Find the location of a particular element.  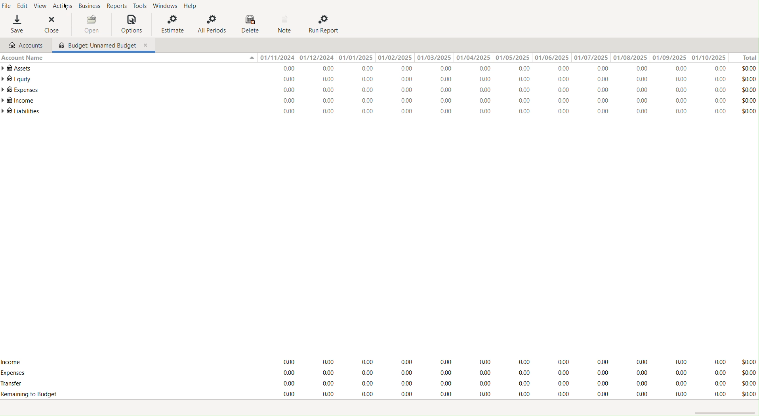

Reports is located at coordinates (116, 6).